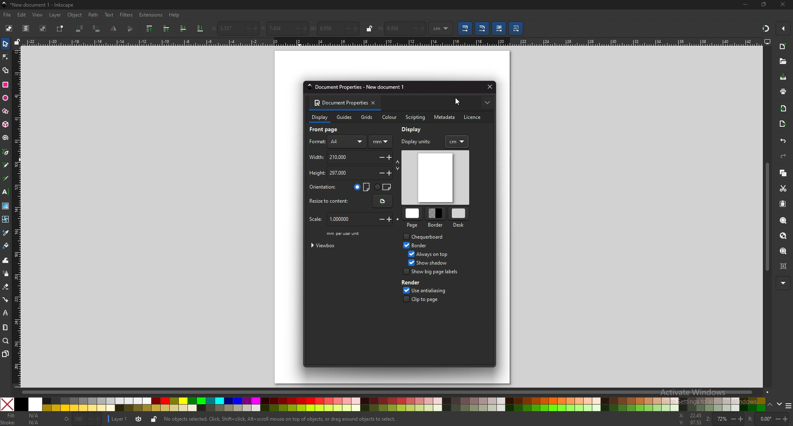  Describe the element at coordinates (5, 341) in the screenshot. I see `zoom` at that location.